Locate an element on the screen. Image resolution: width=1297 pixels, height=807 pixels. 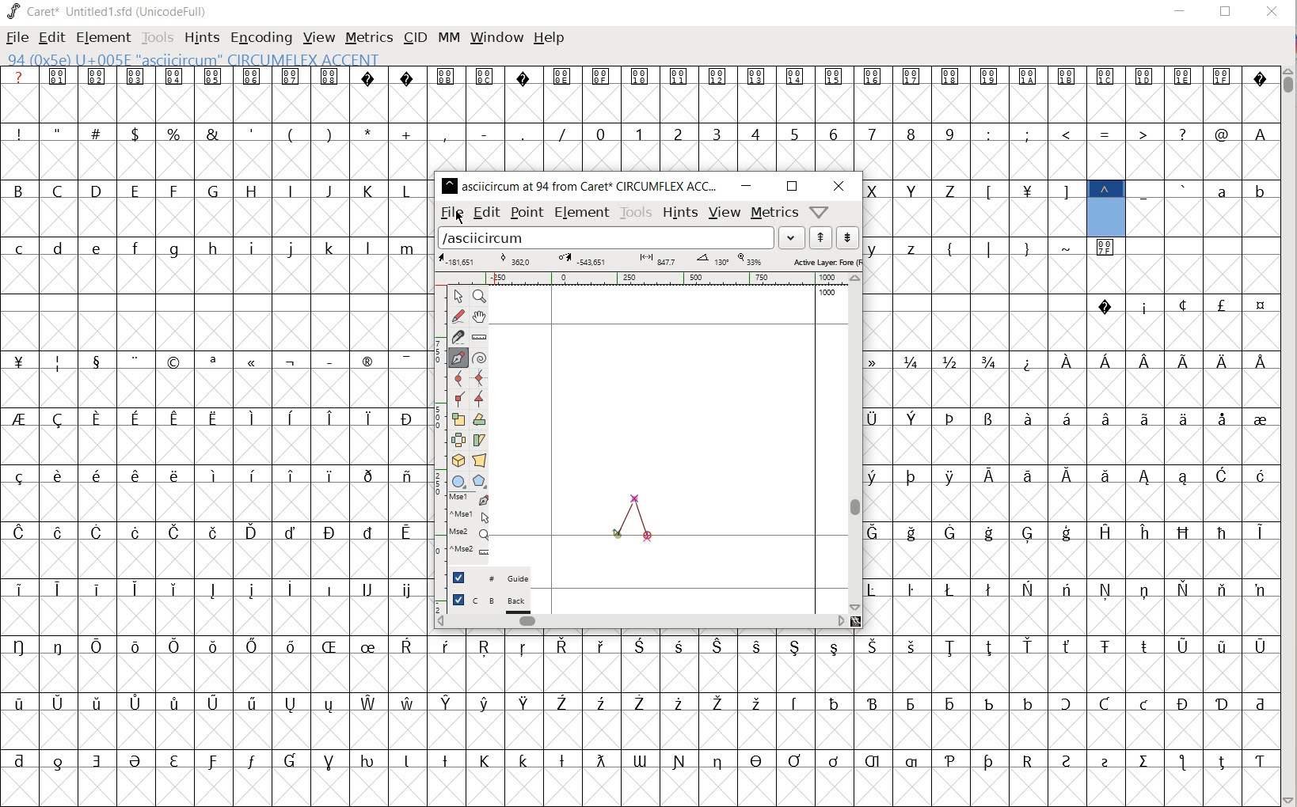
glyph characters is located at coordinates (856, 118).